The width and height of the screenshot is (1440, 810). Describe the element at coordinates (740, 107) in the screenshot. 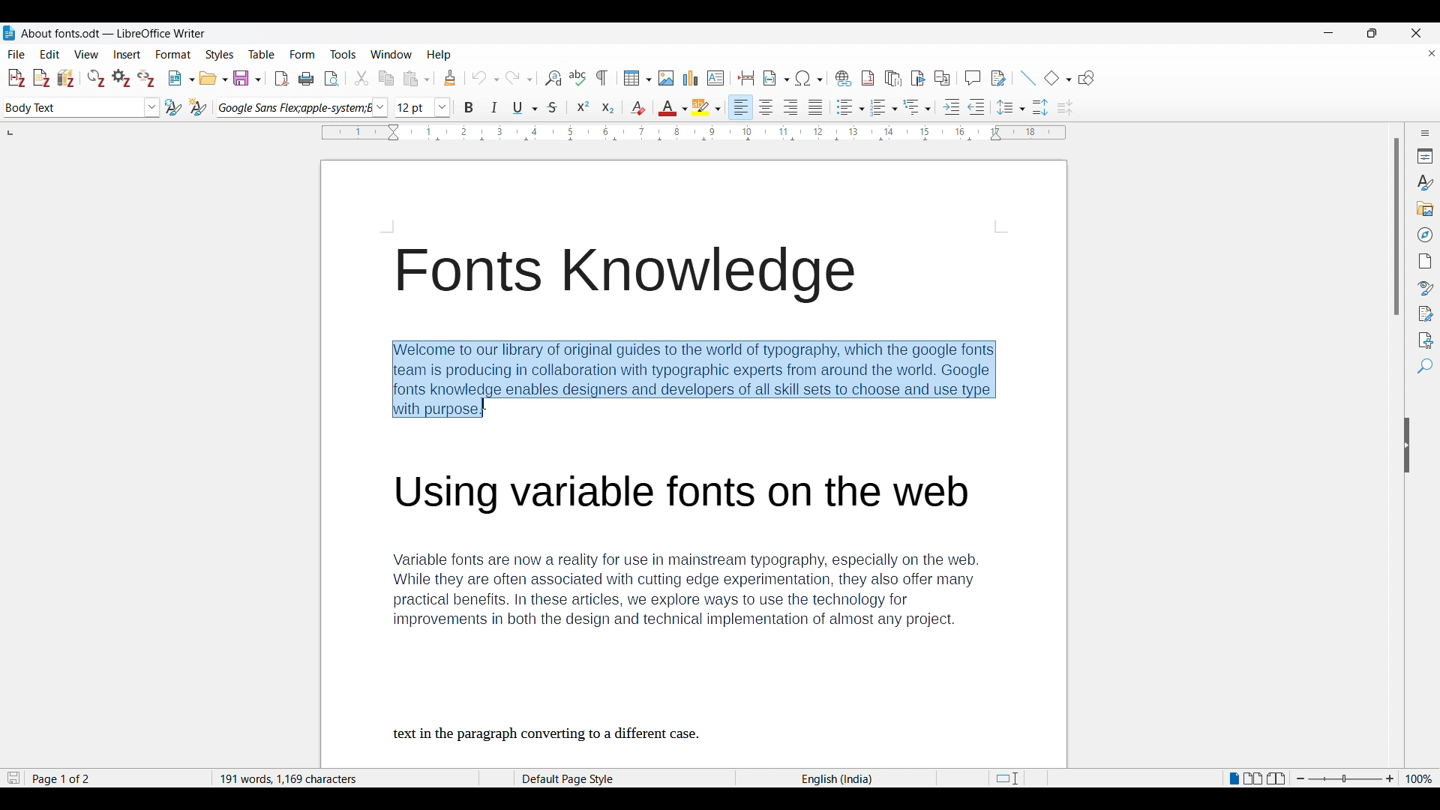

I see `Left alignment` at that location.